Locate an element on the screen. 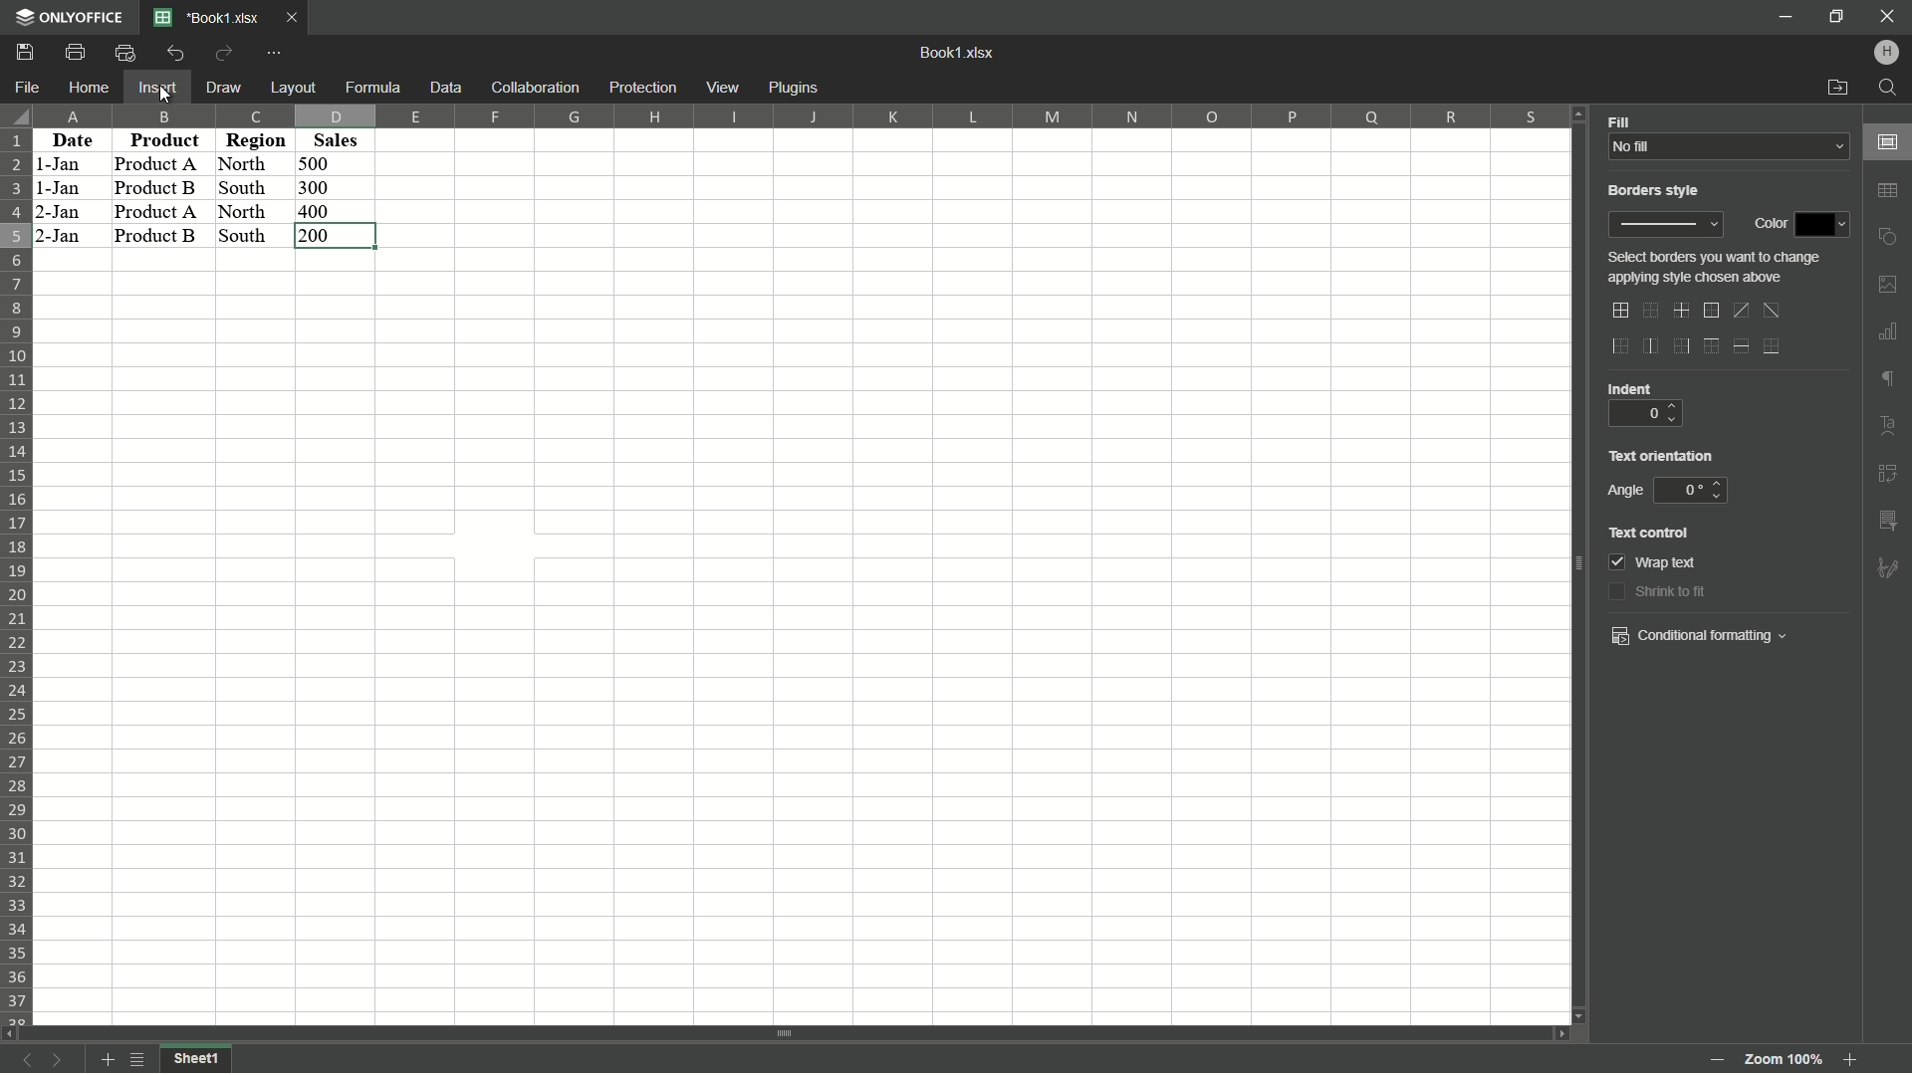 This screenshot has width=1912, height=1075. down is located at coordinates (1676, 421).